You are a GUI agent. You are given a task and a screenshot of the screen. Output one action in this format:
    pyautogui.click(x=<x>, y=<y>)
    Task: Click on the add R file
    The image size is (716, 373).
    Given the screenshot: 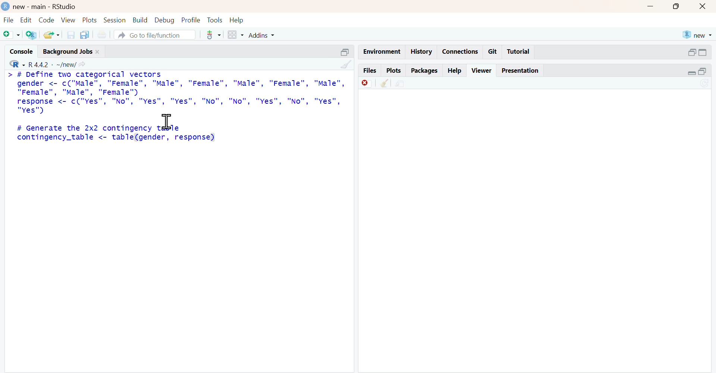 What is the action you would take?
    pyautogui.click(x=32, y=35)
    